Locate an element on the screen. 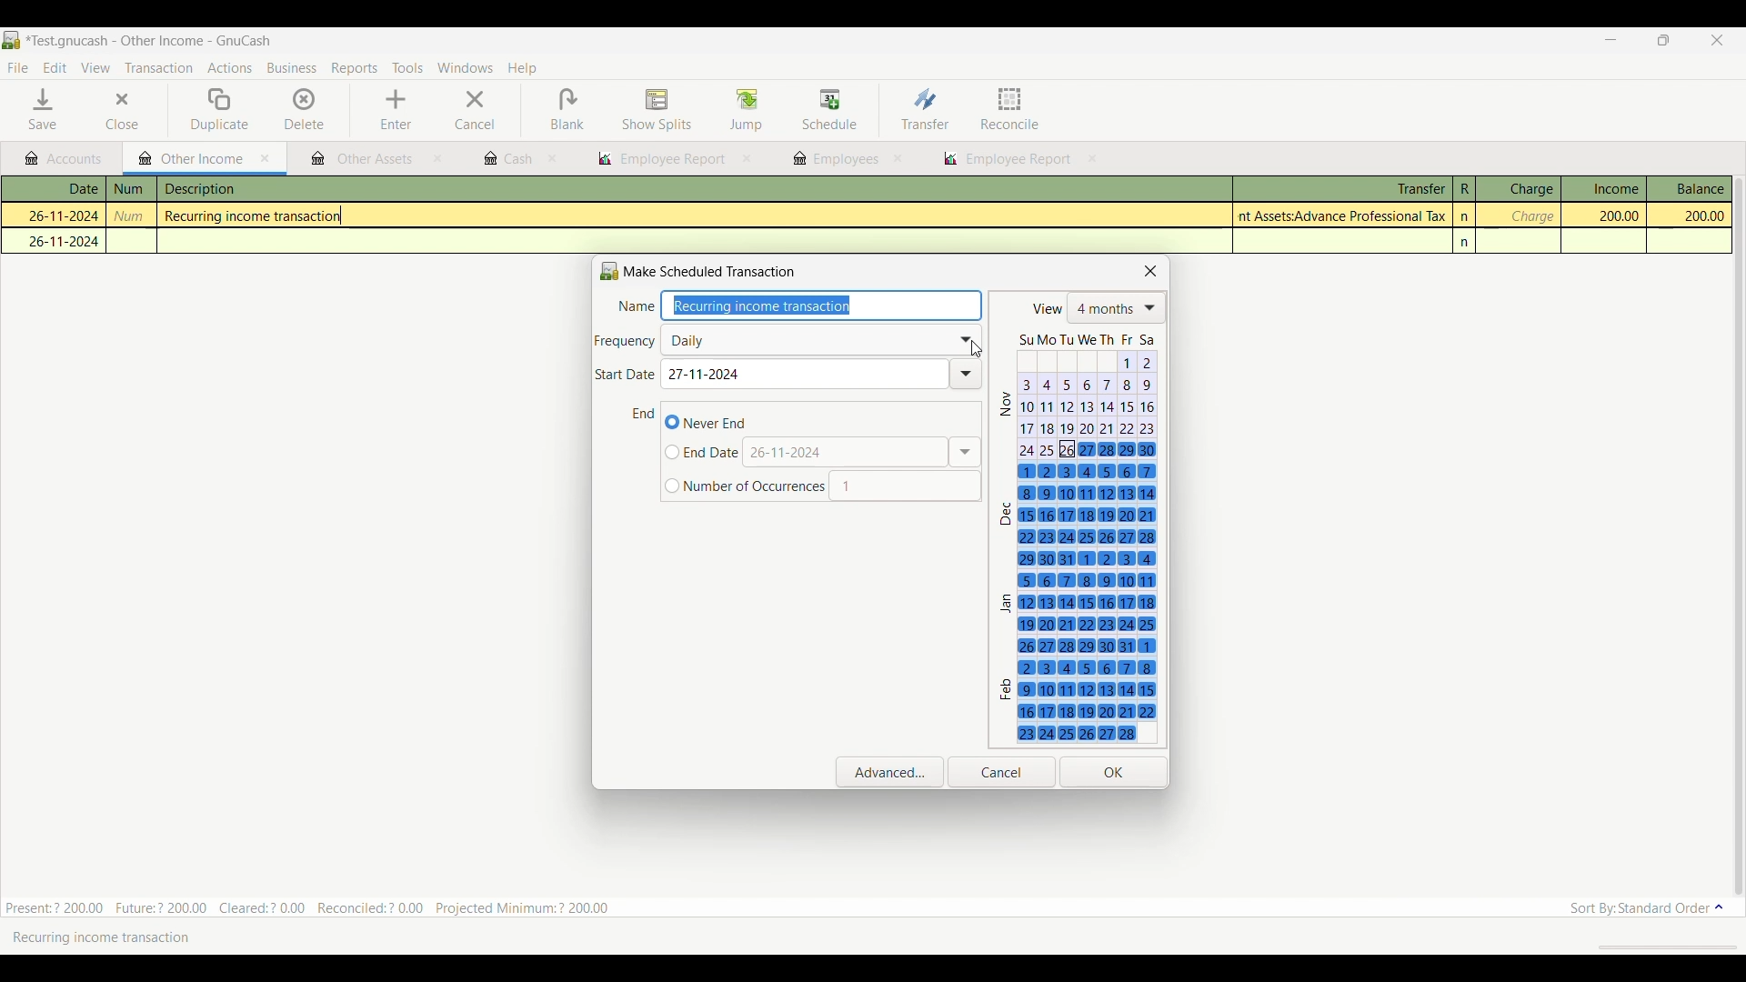 The width and height of the screenshot is (1746, 982). Close current tab is located at coordinates (266, 159).